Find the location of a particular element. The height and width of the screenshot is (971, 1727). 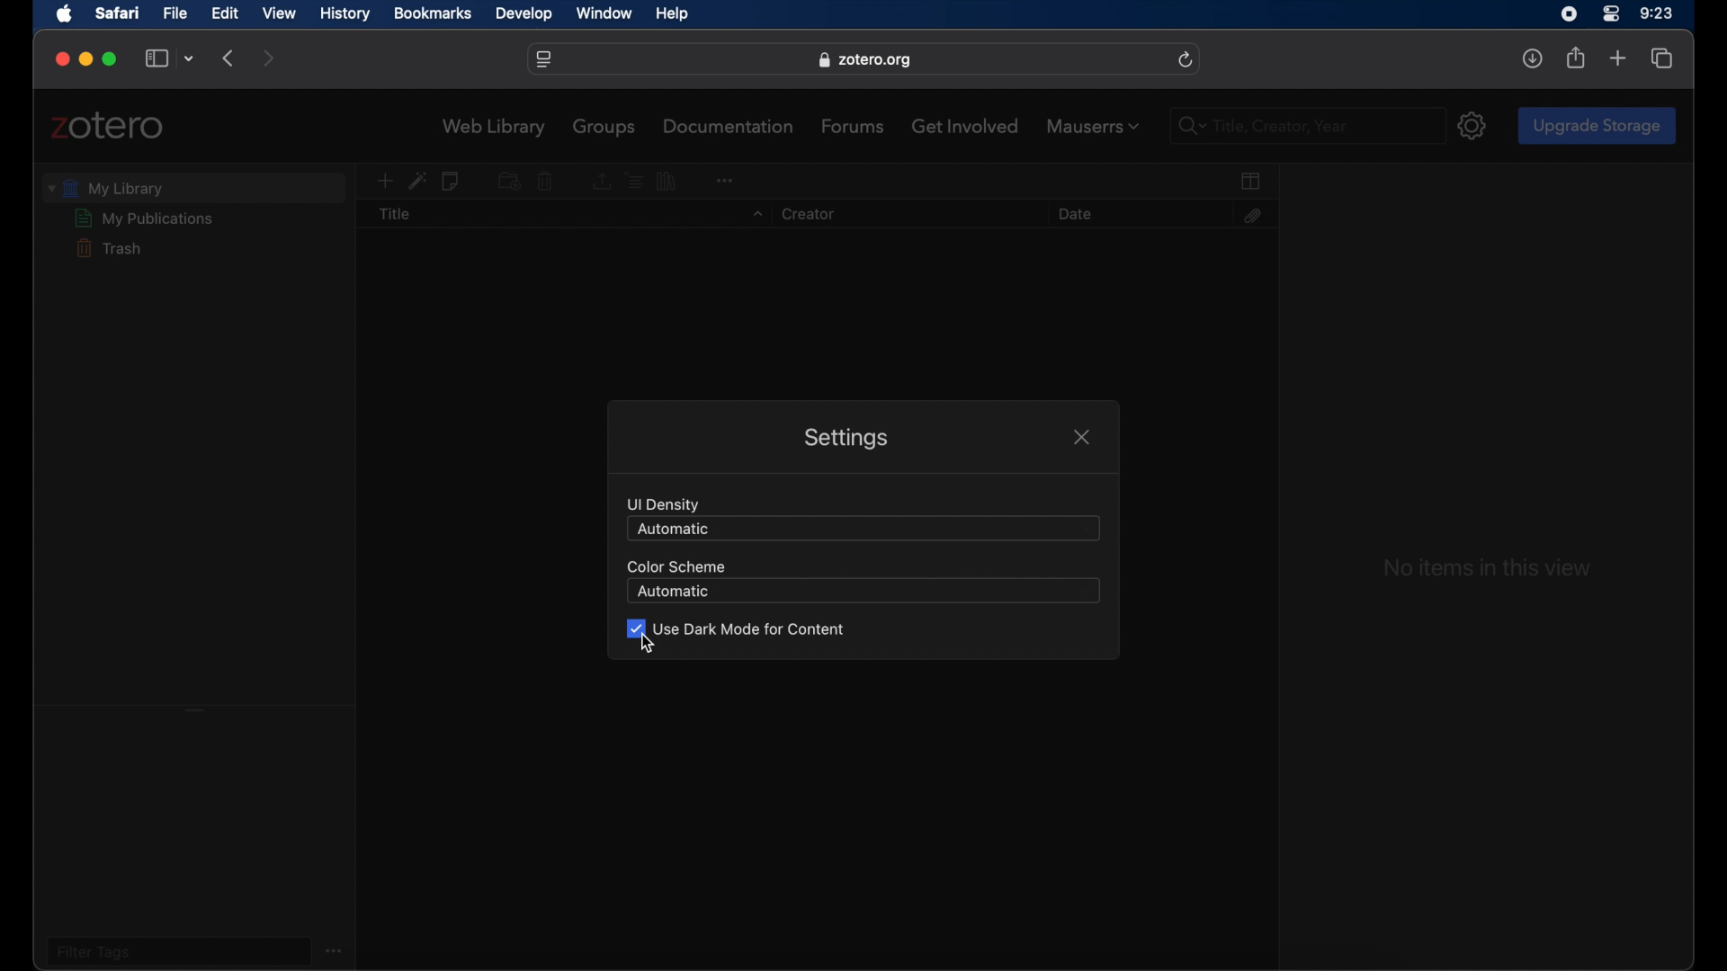

my publications is located at coordinates (145, 218).